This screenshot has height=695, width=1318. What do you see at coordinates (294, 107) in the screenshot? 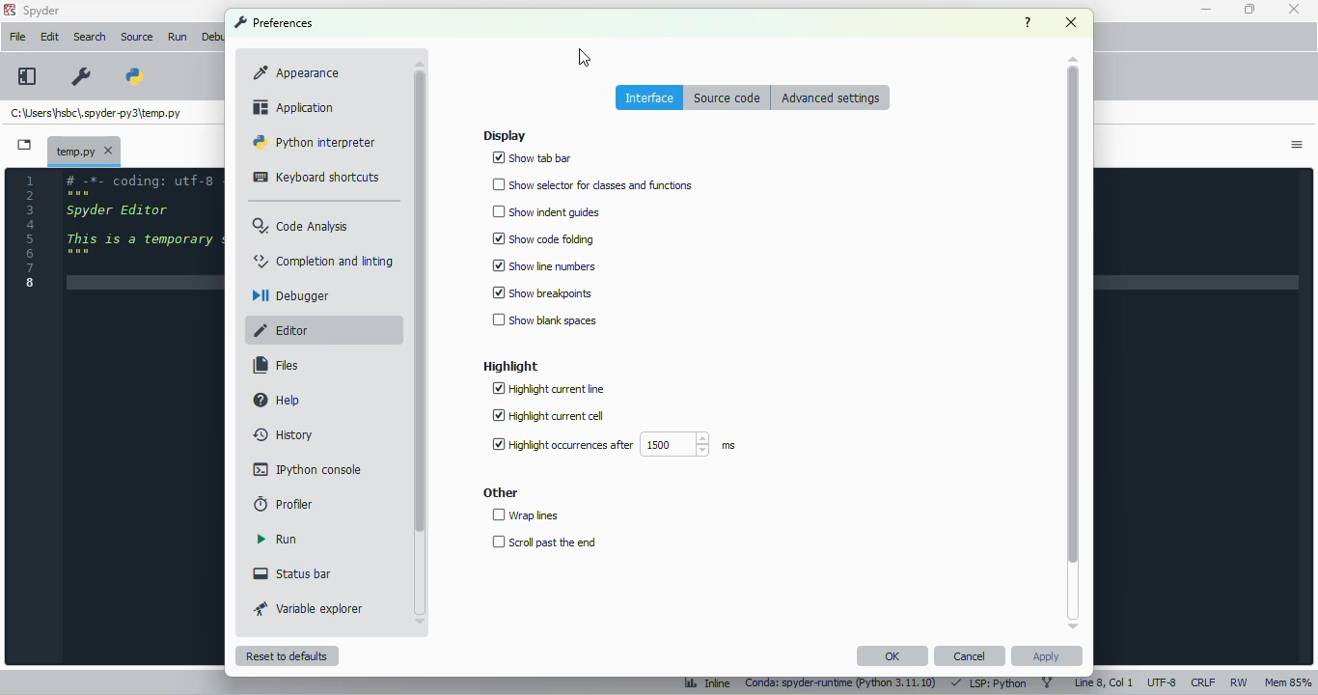
I see `application` at bounding box center [294, 107].